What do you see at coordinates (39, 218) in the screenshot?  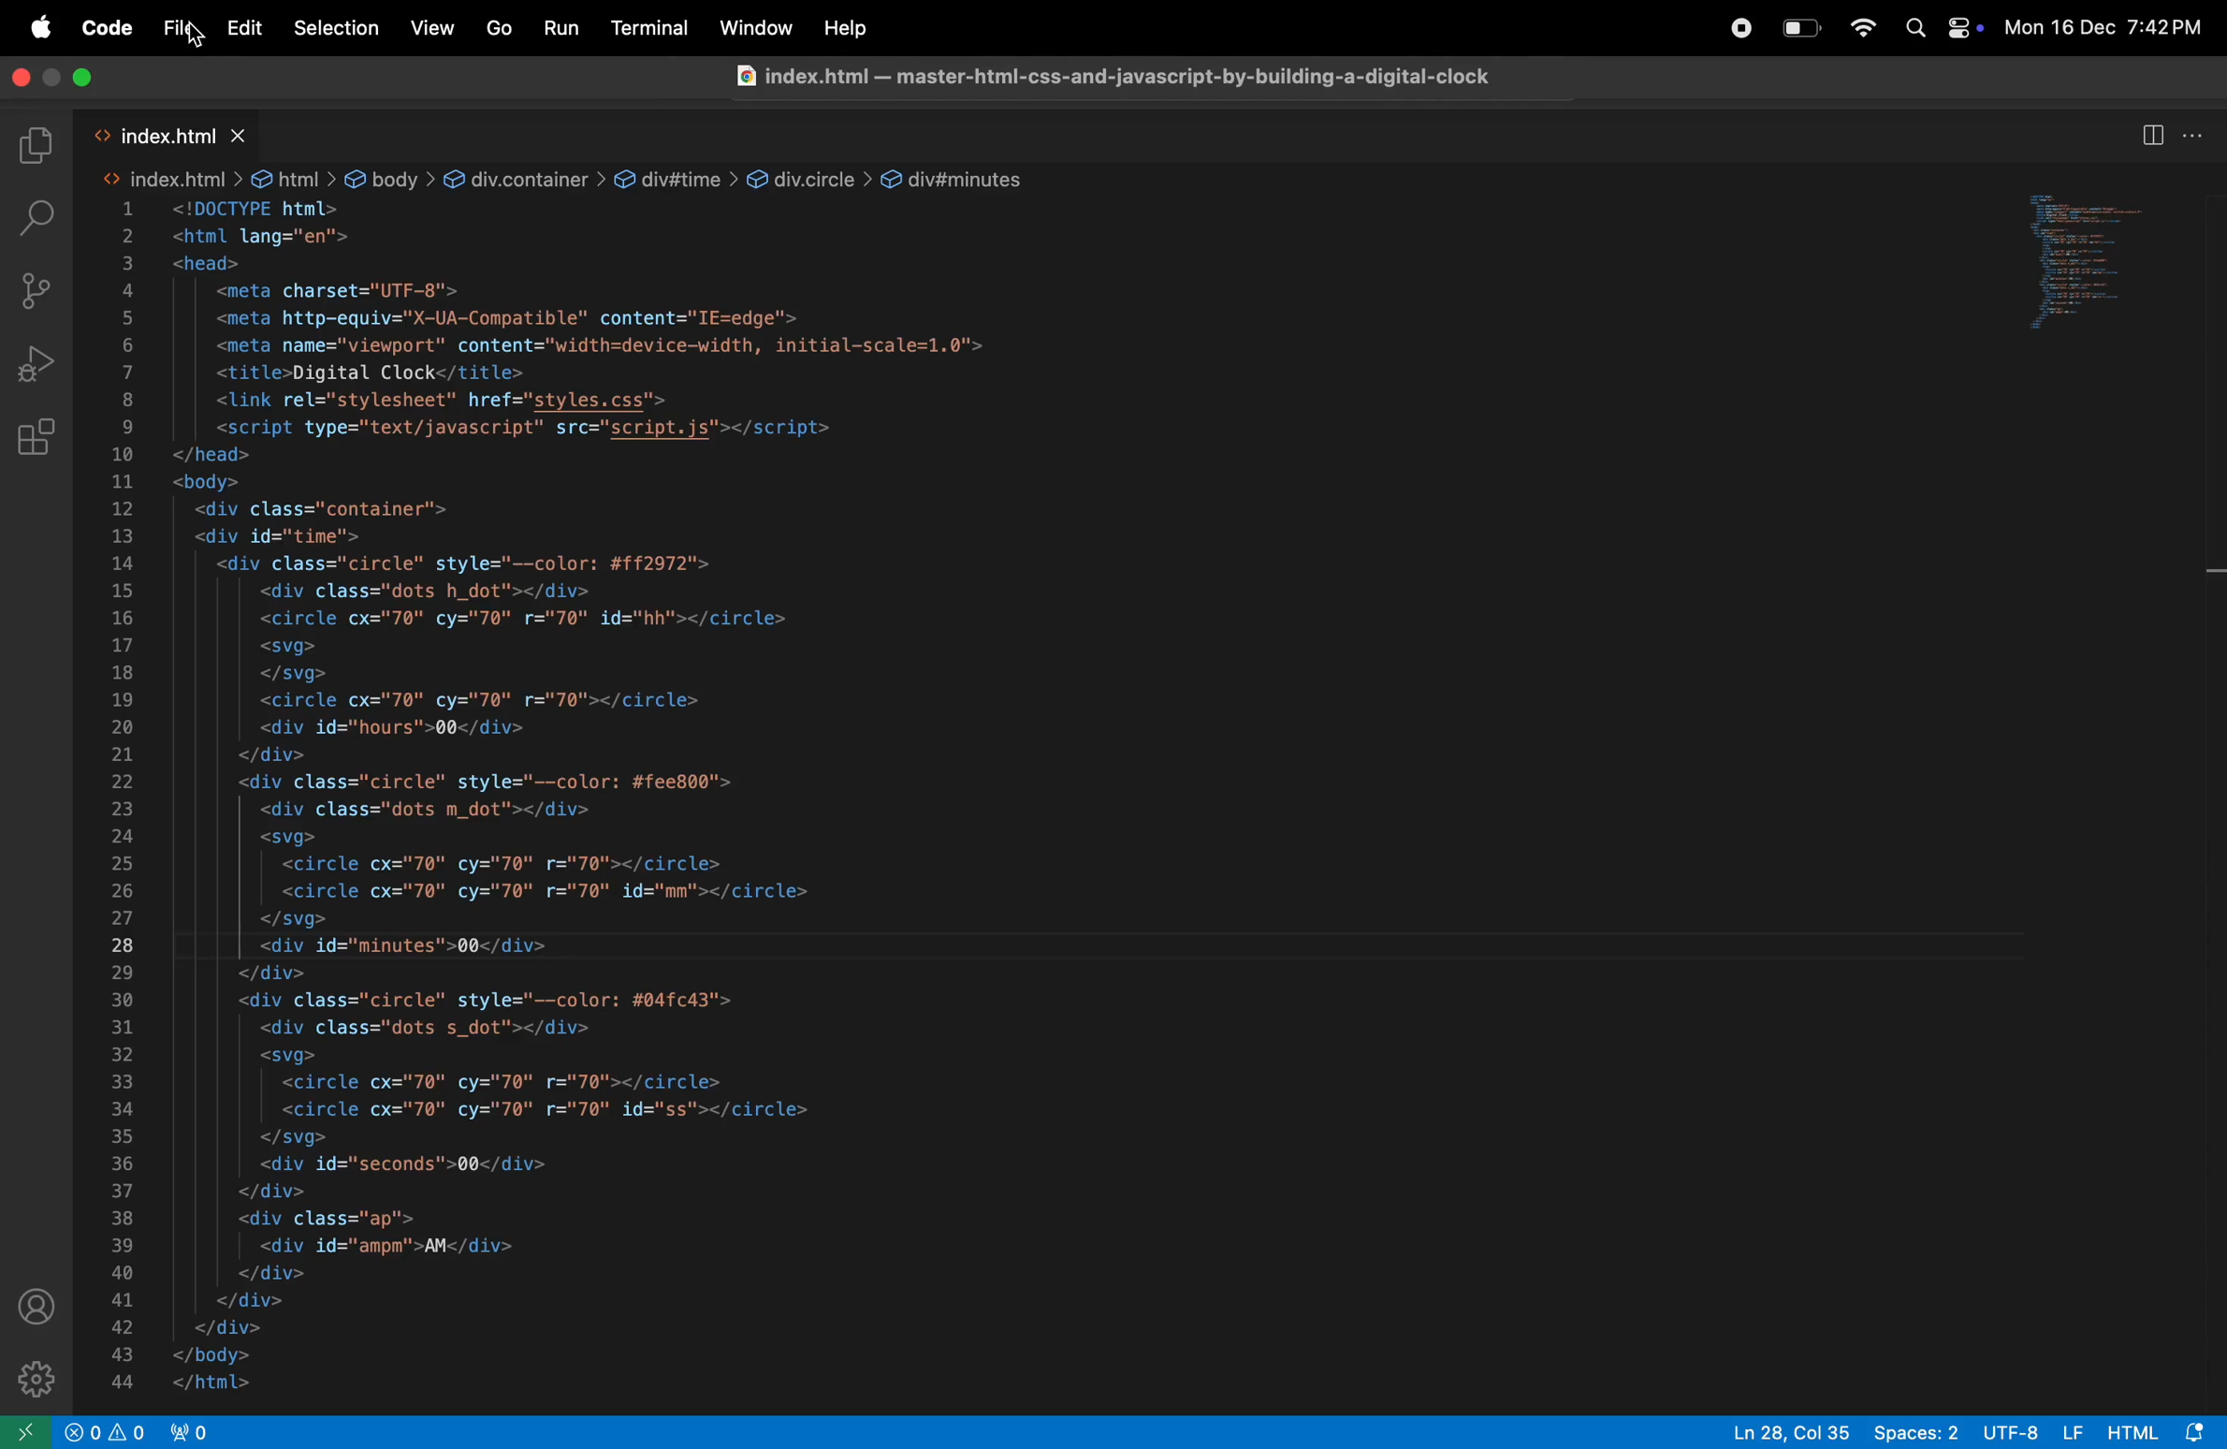 I see `serach` at bounding box center [39, 218].